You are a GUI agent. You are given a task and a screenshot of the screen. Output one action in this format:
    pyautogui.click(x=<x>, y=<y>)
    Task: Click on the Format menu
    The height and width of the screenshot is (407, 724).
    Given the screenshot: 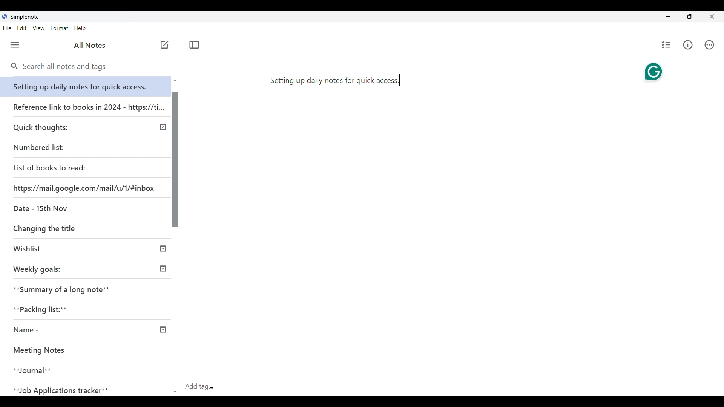 What is the action you would take?
    pyautogui.click(x=60, y=28)
    